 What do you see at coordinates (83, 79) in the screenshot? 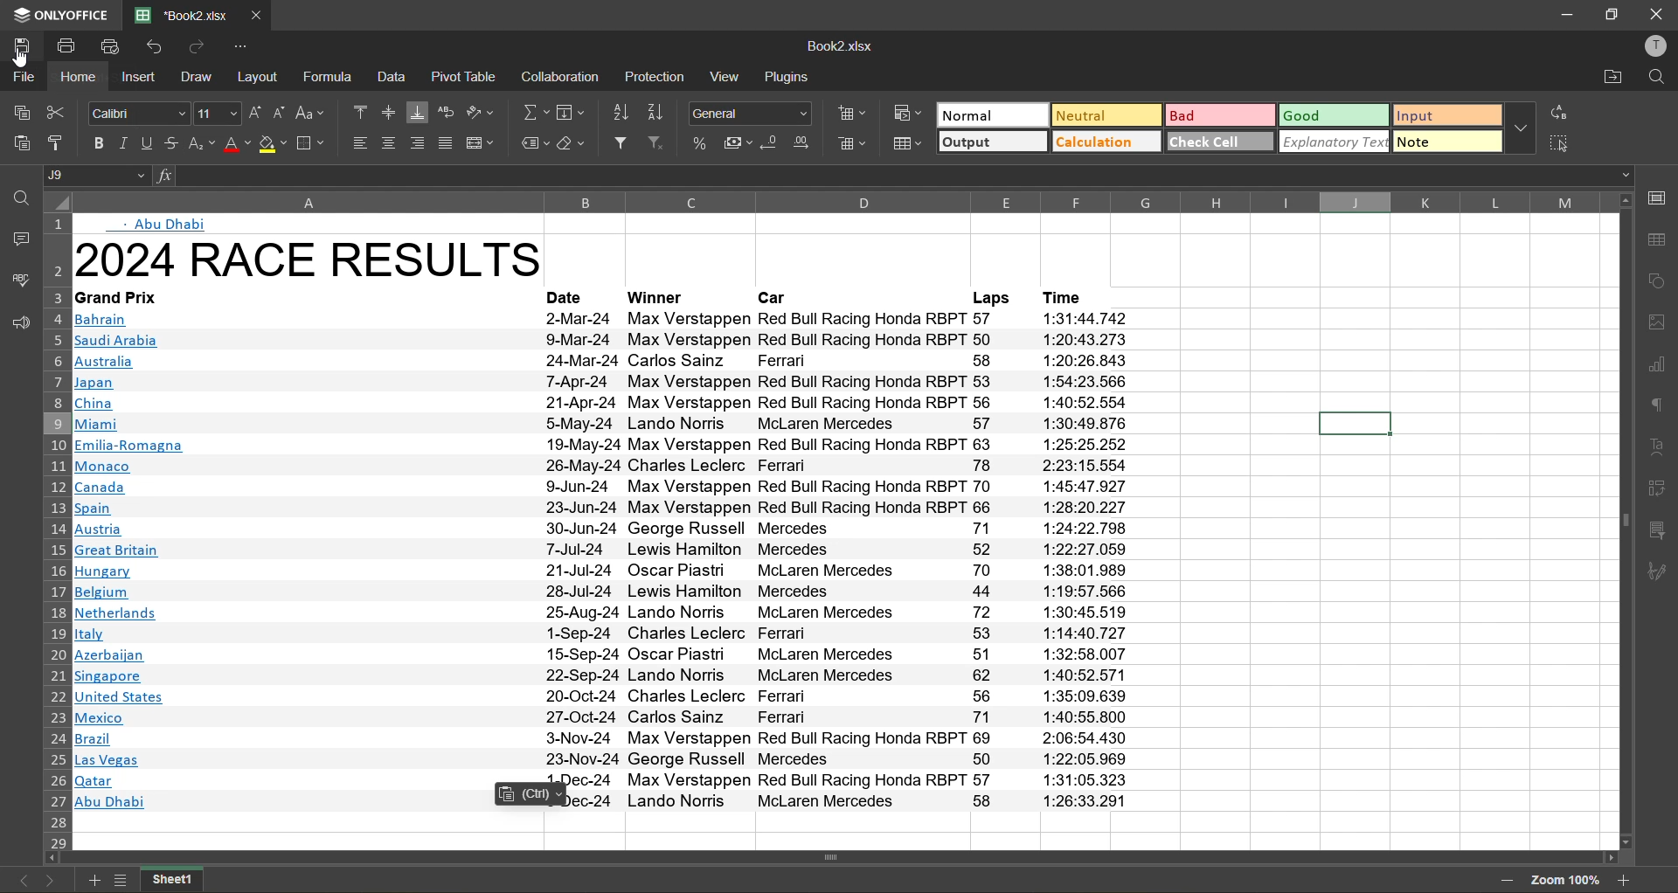
I see `home` at bounding box center [83, 79].